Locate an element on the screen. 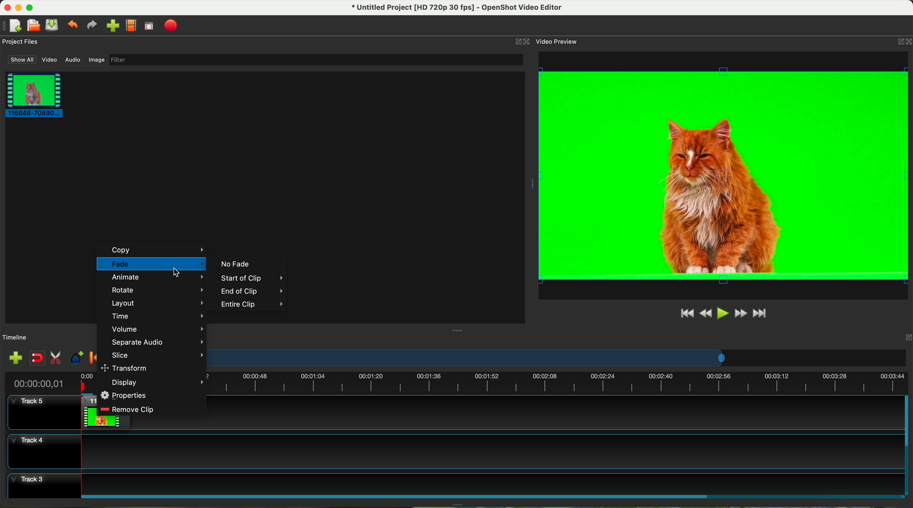 The image size is (913, 508). start of clip is located at coordinates (247, 278).